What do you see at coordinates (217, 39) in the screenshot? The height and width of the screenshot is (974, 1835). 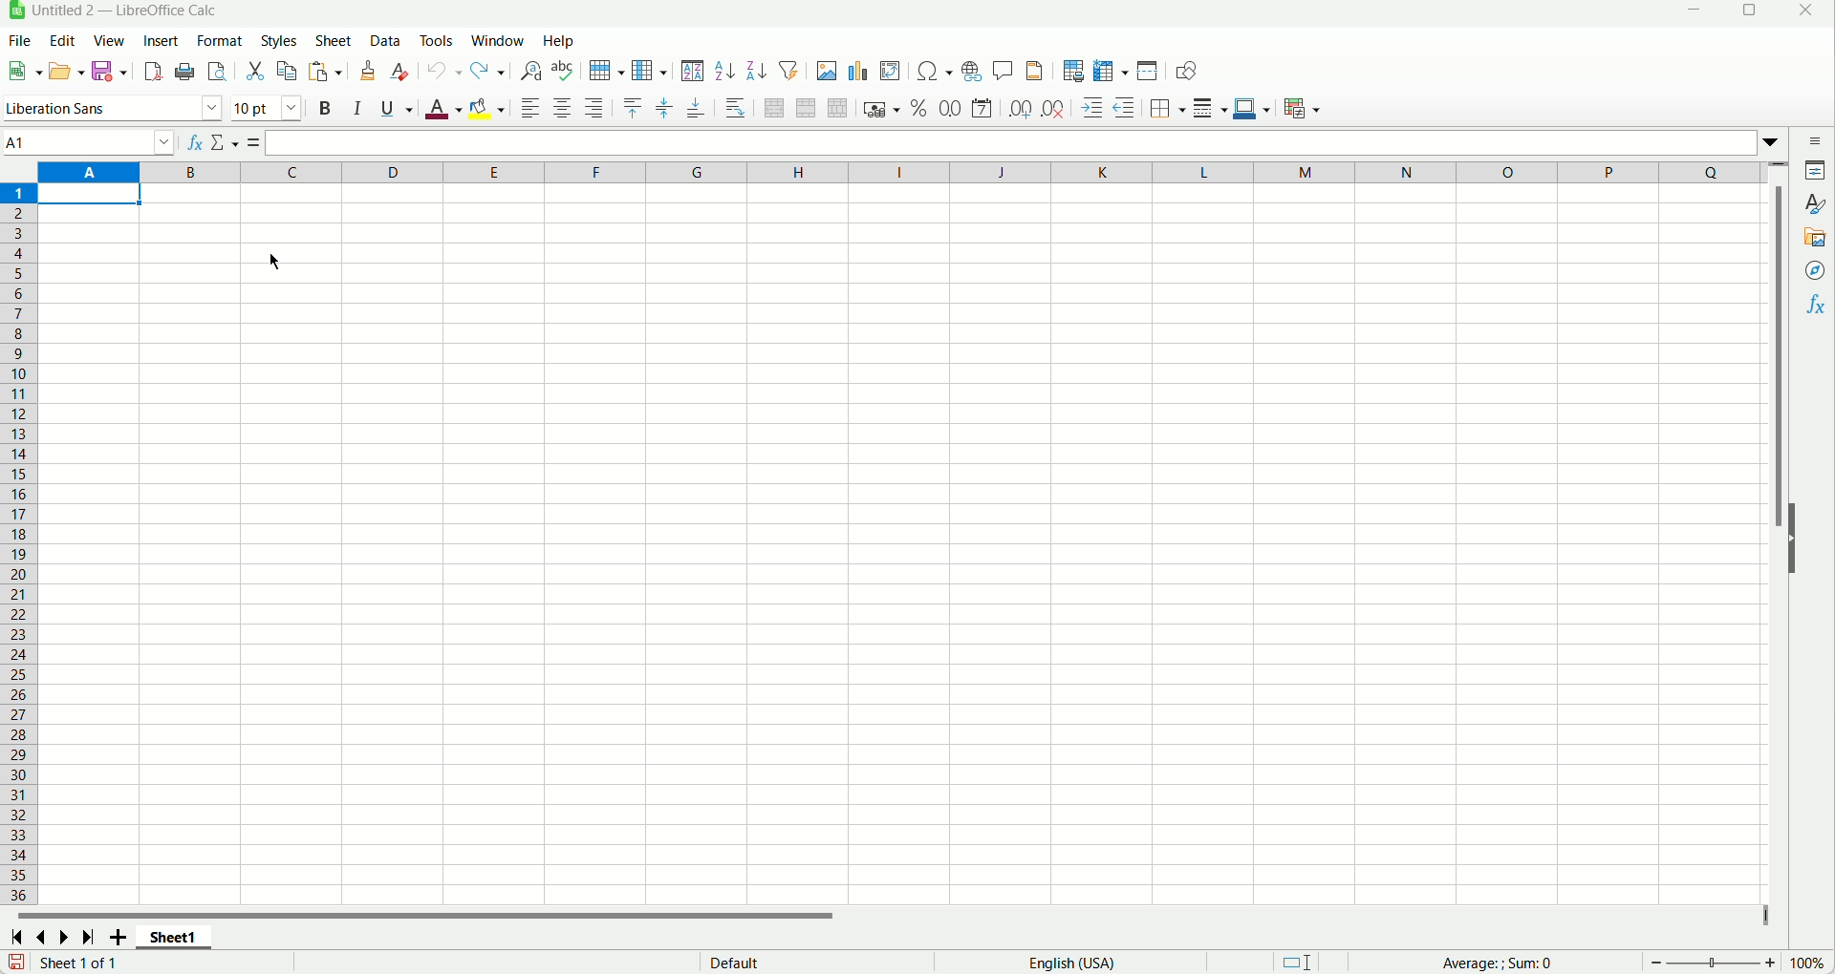 I see `Format` at bounding box center [217, 39].